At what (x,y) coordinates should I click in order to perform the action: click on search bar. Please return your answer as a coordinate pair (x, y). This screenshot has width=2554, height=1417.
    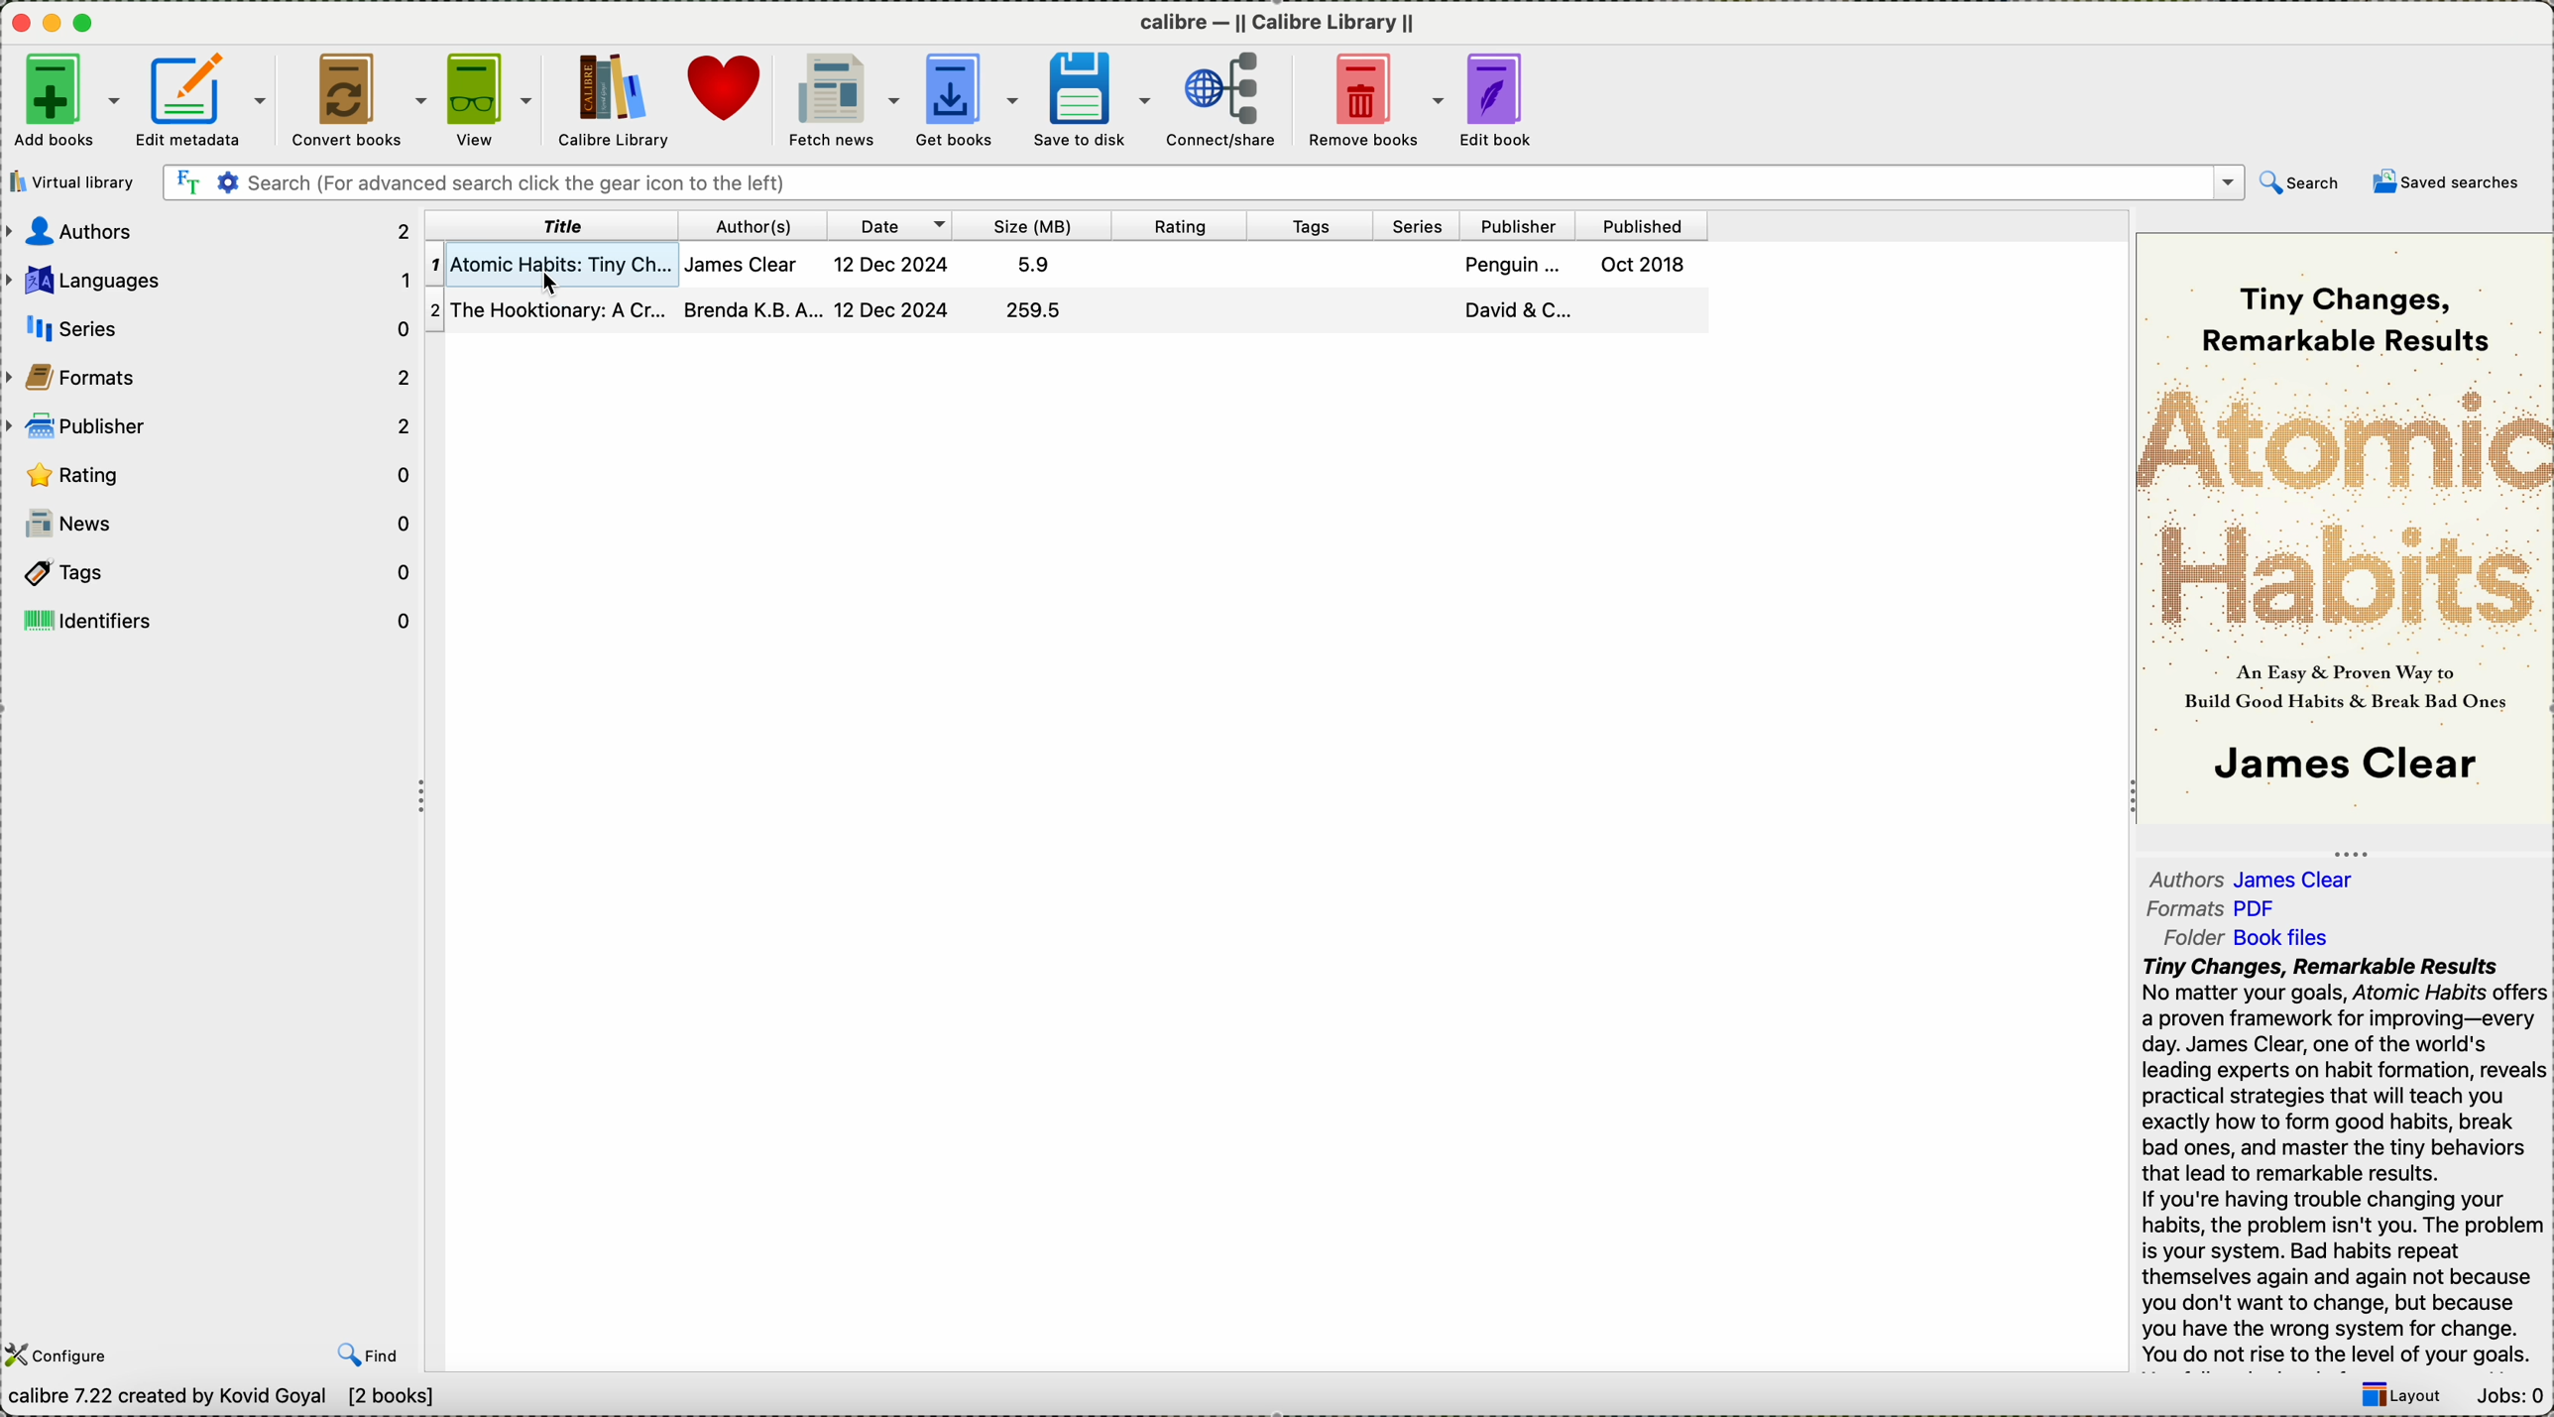
    Looking at the image, I should click on (1201, 183).